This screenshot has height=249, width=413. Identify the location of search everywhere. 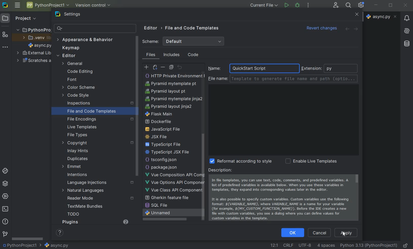
(348, 6).